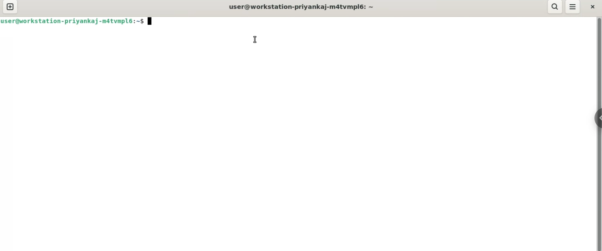 The image size is (602, 251). Describe the element at coordinates (593, 6) in the screenshot. I see `close` at that location.